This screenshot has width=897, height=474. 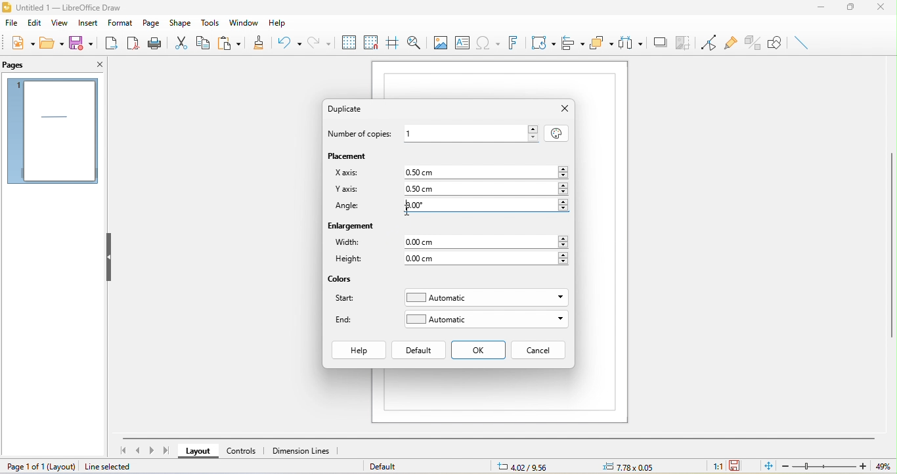 I want to click on maximize, so click(x=852, y=9).